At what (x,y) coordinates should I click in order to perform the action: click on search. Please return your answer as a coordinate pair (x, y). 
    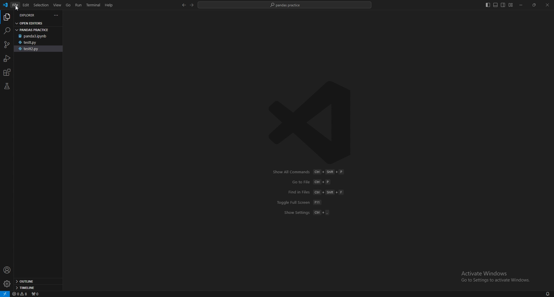
    Looking at the image, I should click on (6, 31).